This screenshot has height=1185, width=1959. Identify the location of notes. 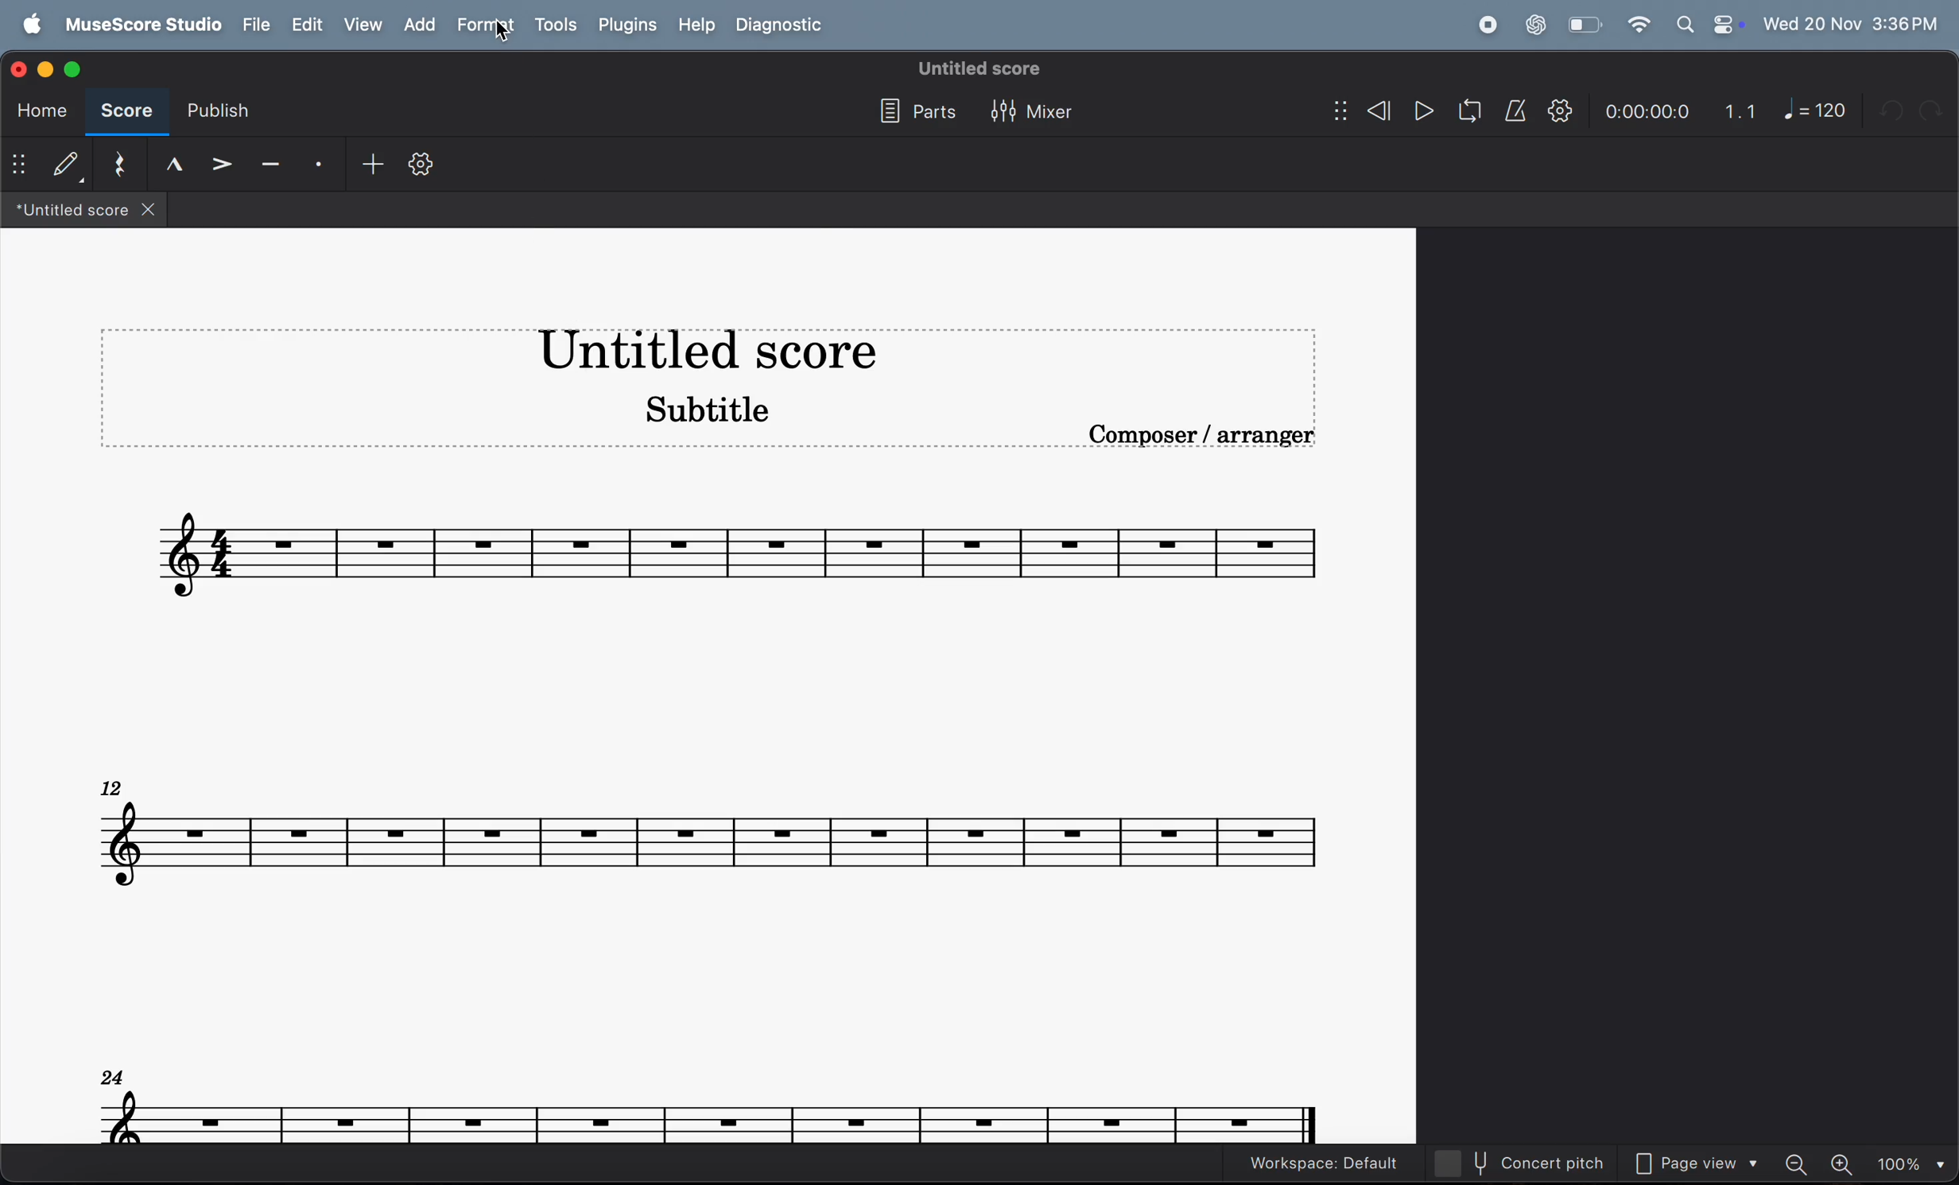
(712, 1105).